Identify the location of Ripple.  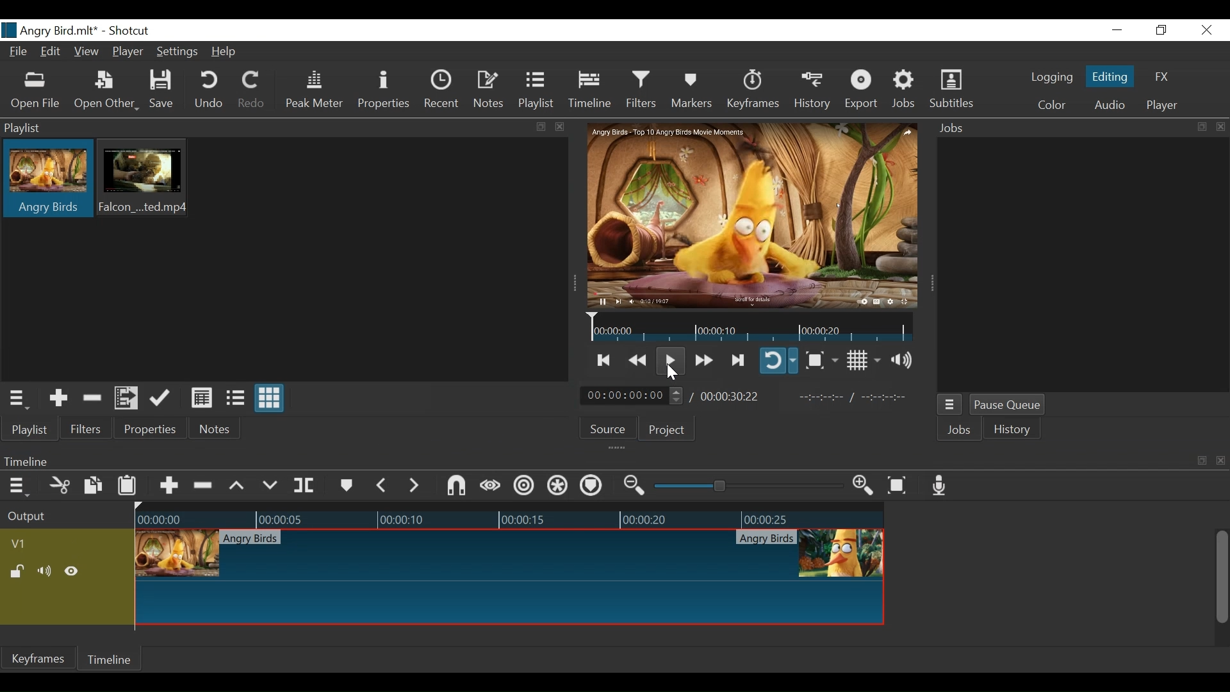
(523, 486).